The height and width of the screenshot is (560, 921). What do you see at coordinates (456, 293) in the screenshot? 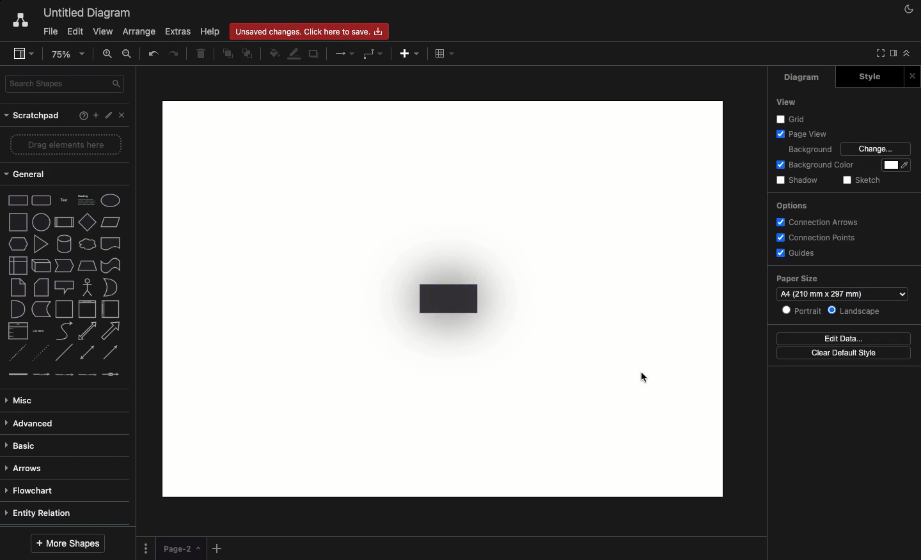
I see `Transparency + shadow` at bounding box center [456, 293].